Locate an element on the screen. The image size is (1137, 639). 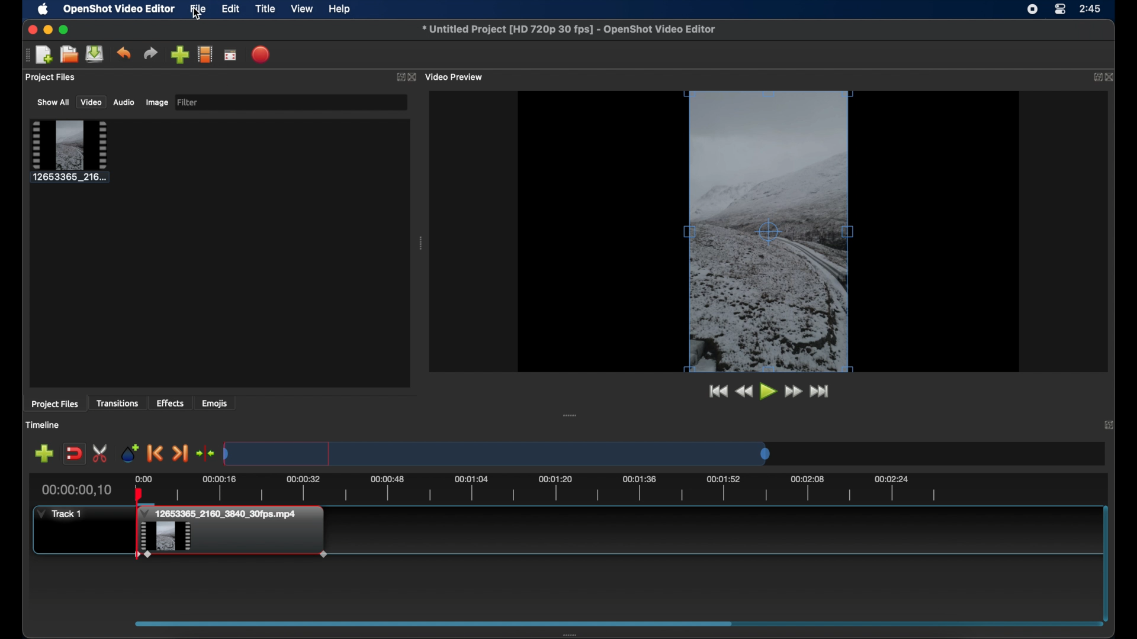
explore profile is located at coordinates (205, 54).